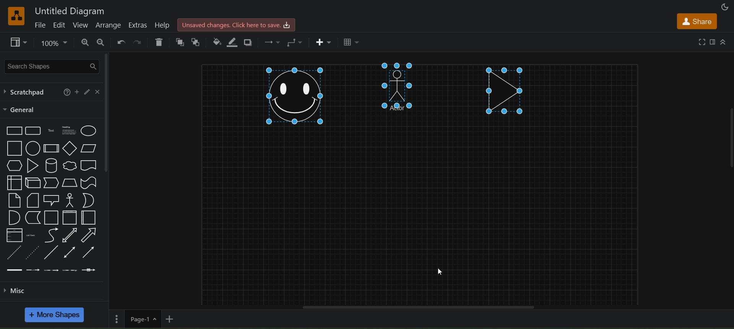  Describe the element at coordinates (80, 24) in the screenshot. I see `view` at that location.